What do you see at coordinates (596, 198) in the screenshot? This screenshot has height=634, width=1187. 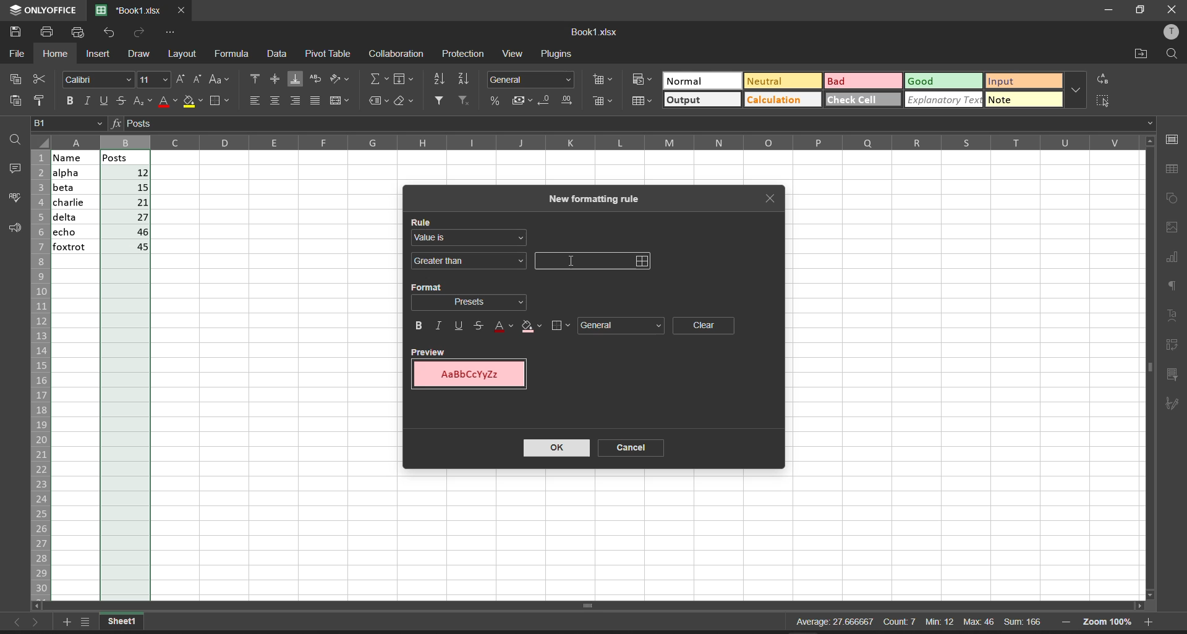 I see `new formating rule` at bounding box center [596, 198].